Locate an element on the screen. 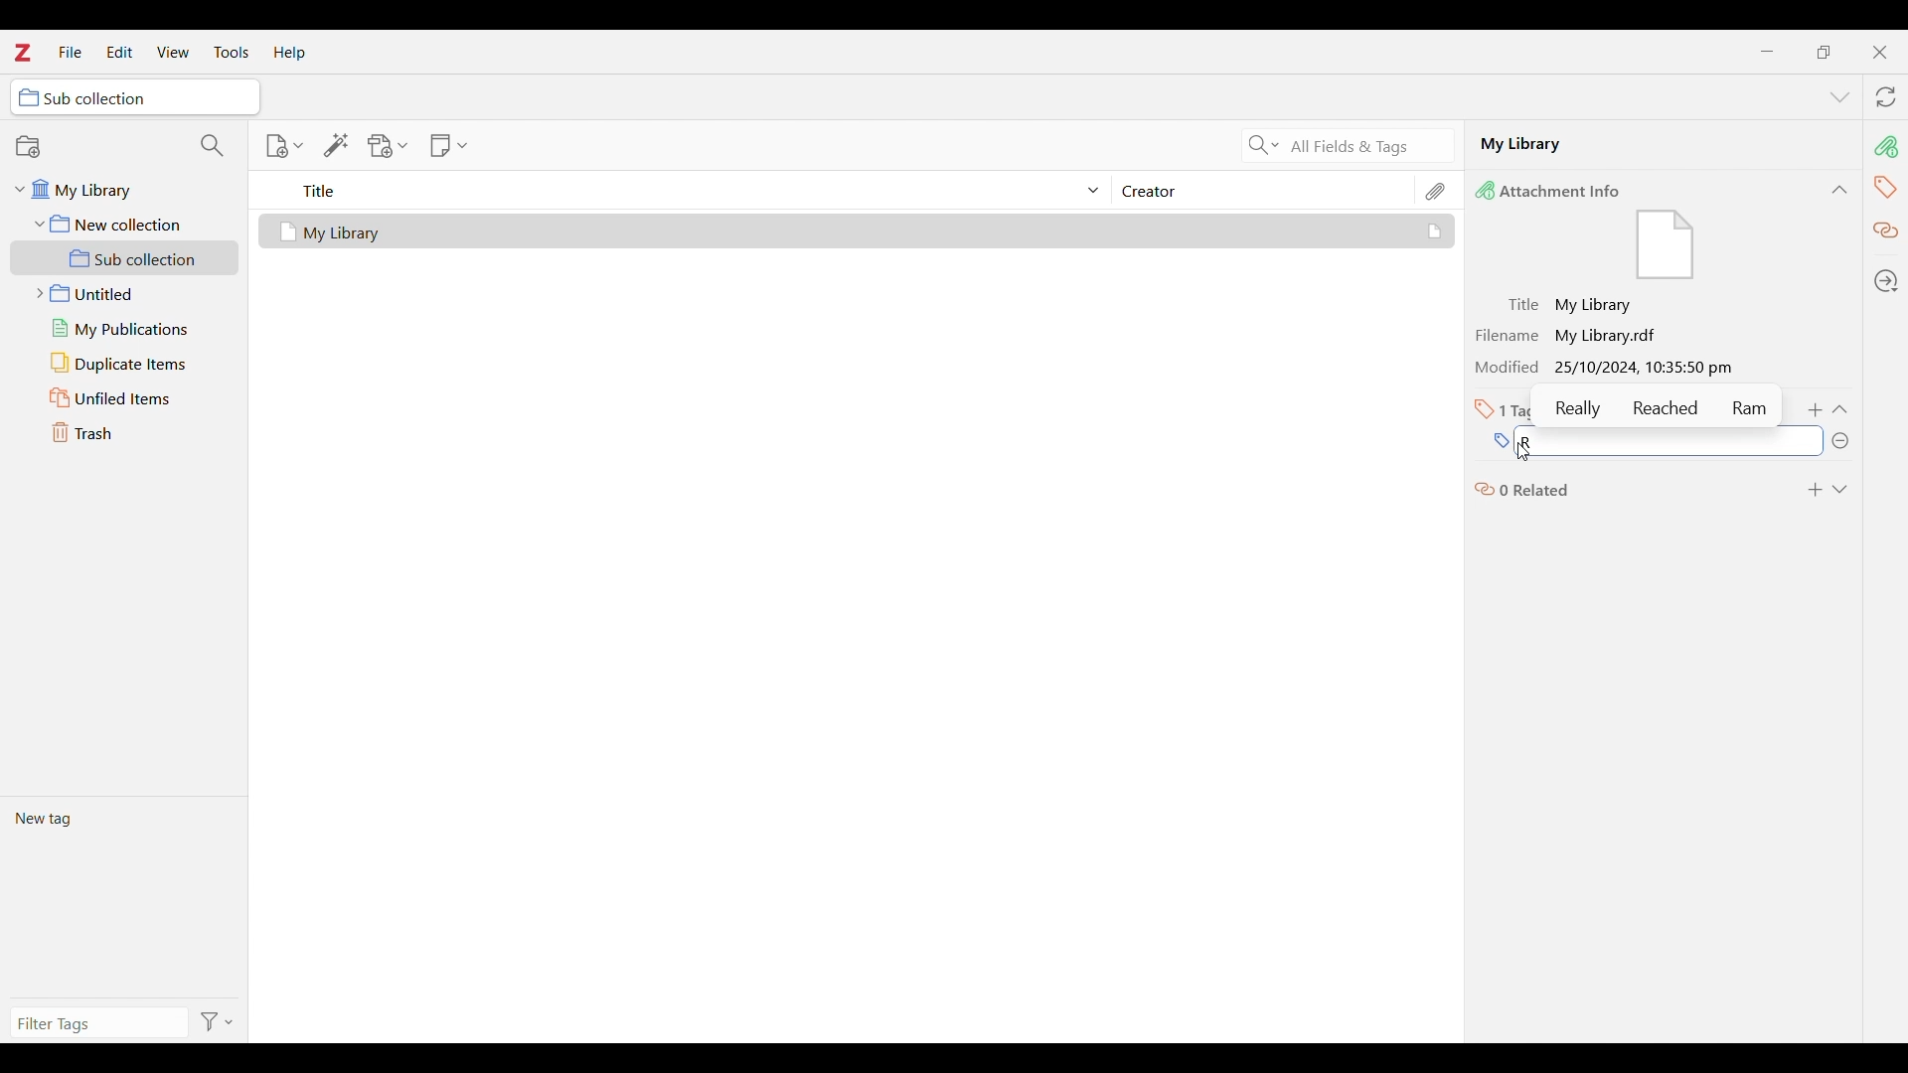 This screenshot has width=1908, height=1073. New note options is located at coordinates (449, 146).